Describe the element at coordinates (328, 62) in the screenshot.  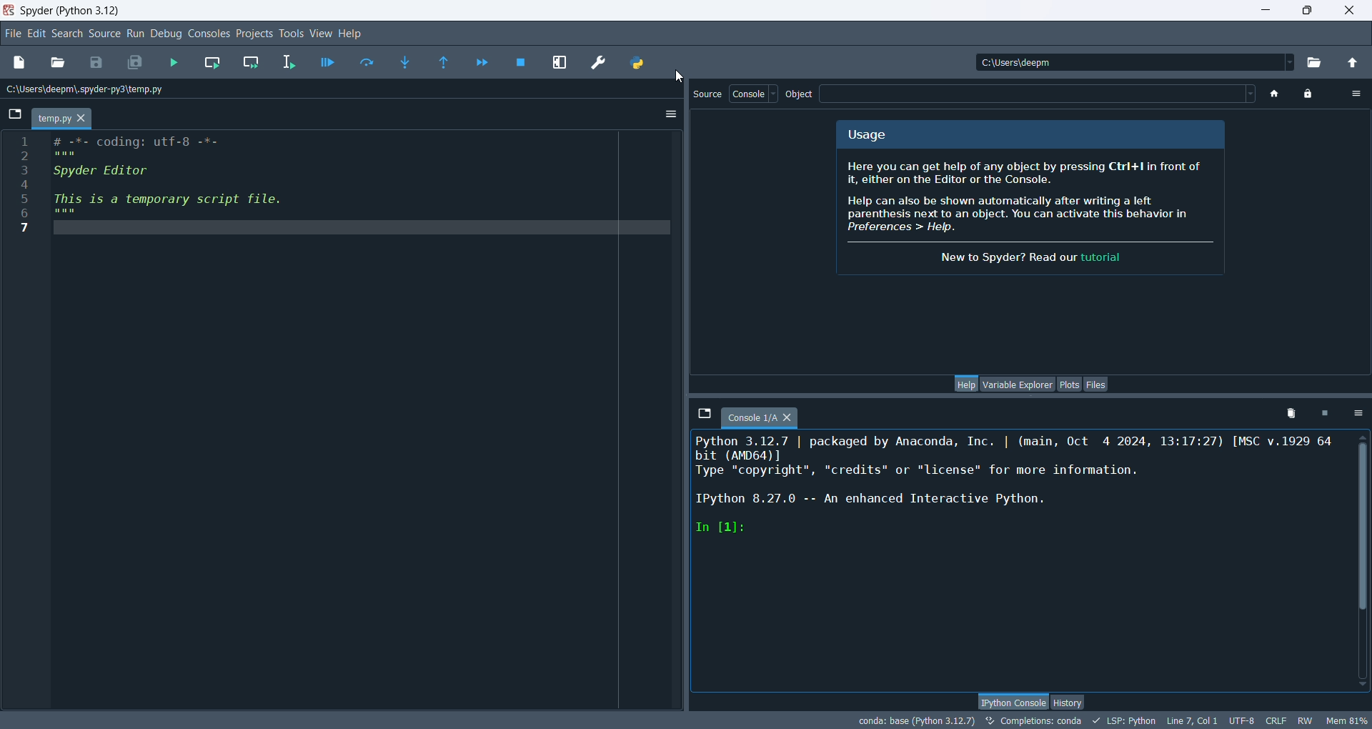
I see `debug files` at that location.